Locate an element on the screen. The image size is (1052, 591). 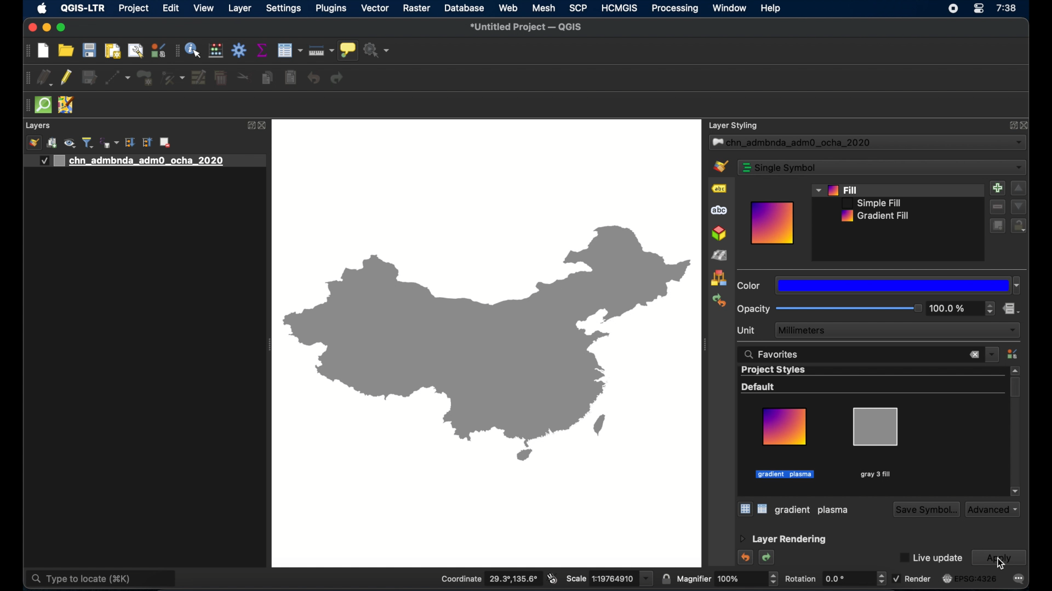
screen recorder icon is located at coordinates (953, 9).